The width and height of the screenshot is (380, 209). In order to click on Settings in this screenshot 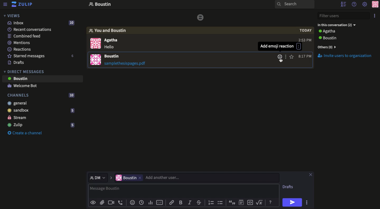, I will do `click(365, 4)`.